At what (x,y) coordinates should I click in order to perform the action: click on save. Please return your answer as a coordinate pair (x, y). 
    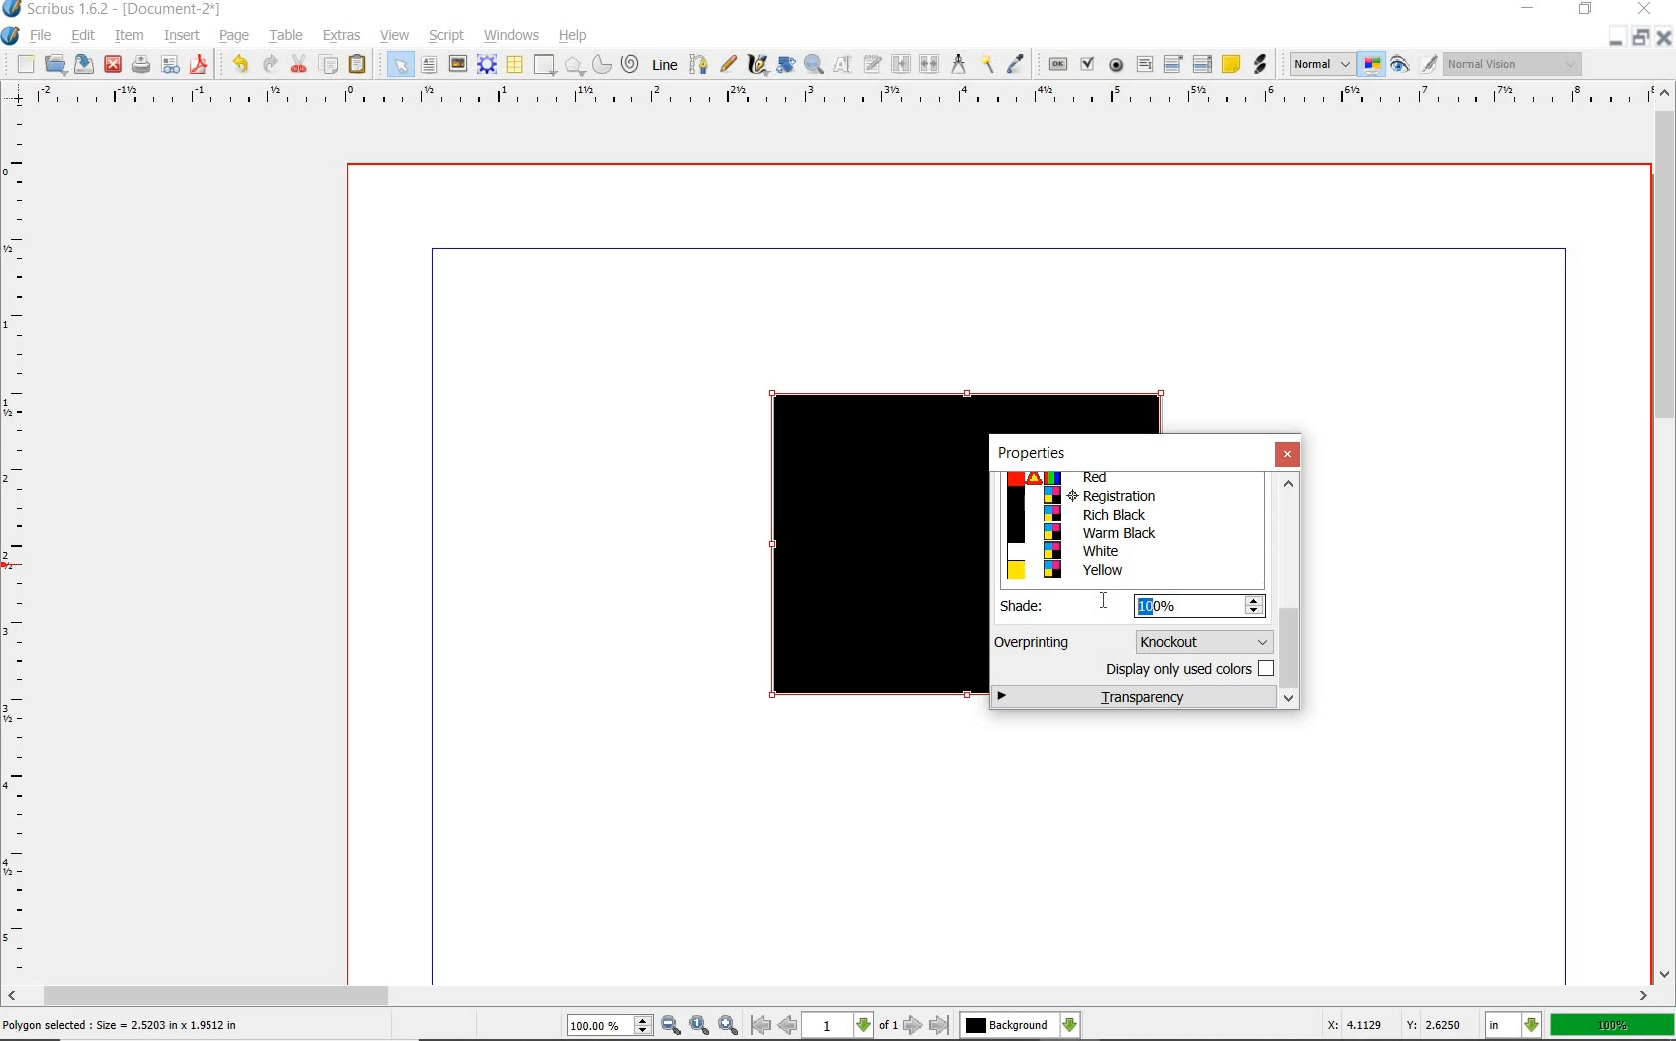
    Looking at the image, I should click on (83, 66).